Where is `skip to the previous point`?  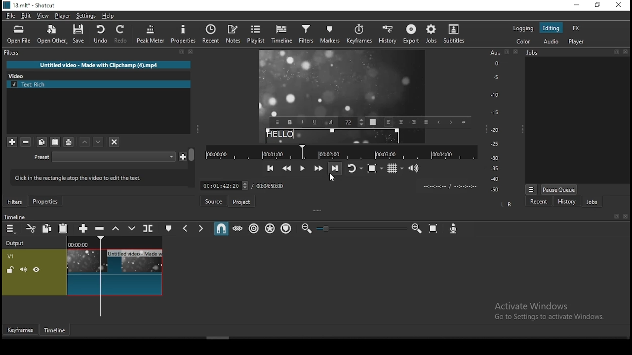
skip to the previous point is located at coordinates (271, 168).